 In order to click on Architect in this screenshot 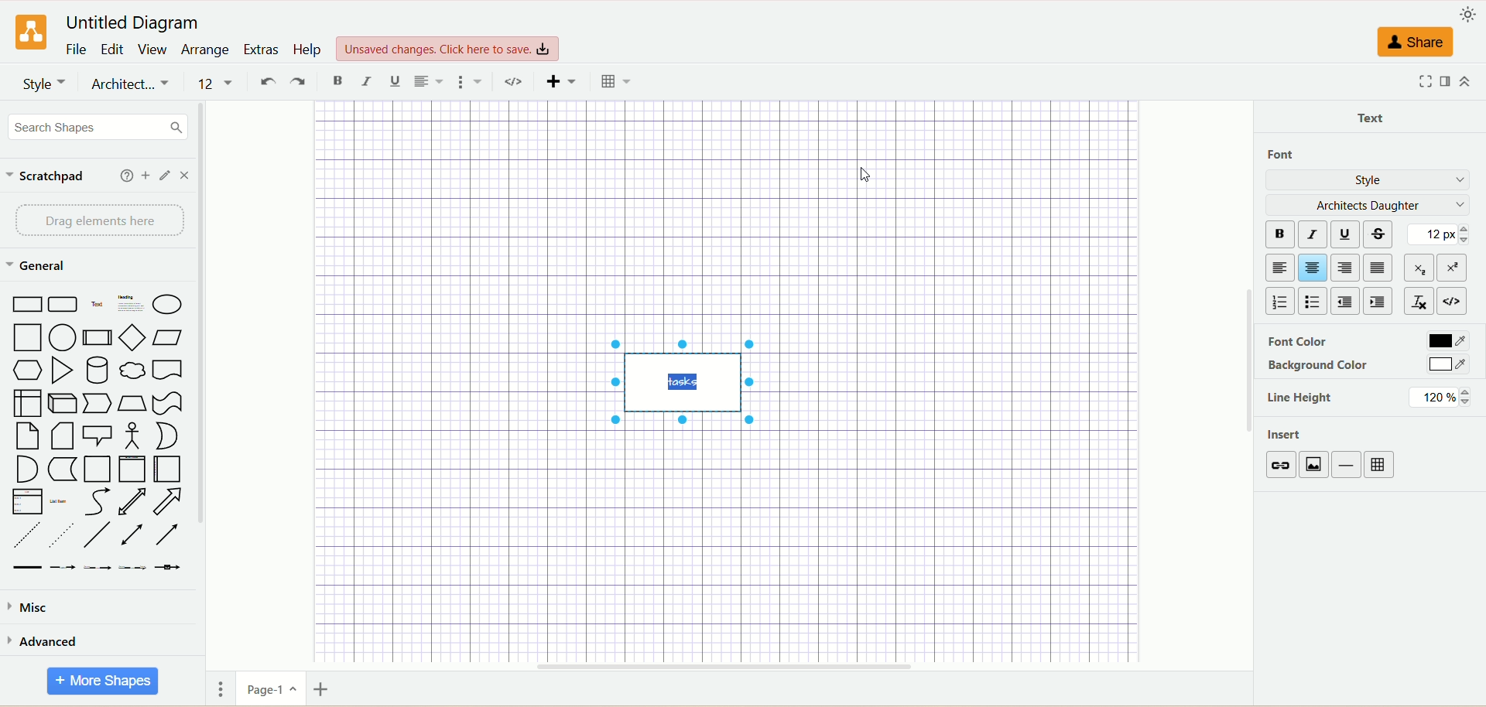, I will do `click(131, 85)`.